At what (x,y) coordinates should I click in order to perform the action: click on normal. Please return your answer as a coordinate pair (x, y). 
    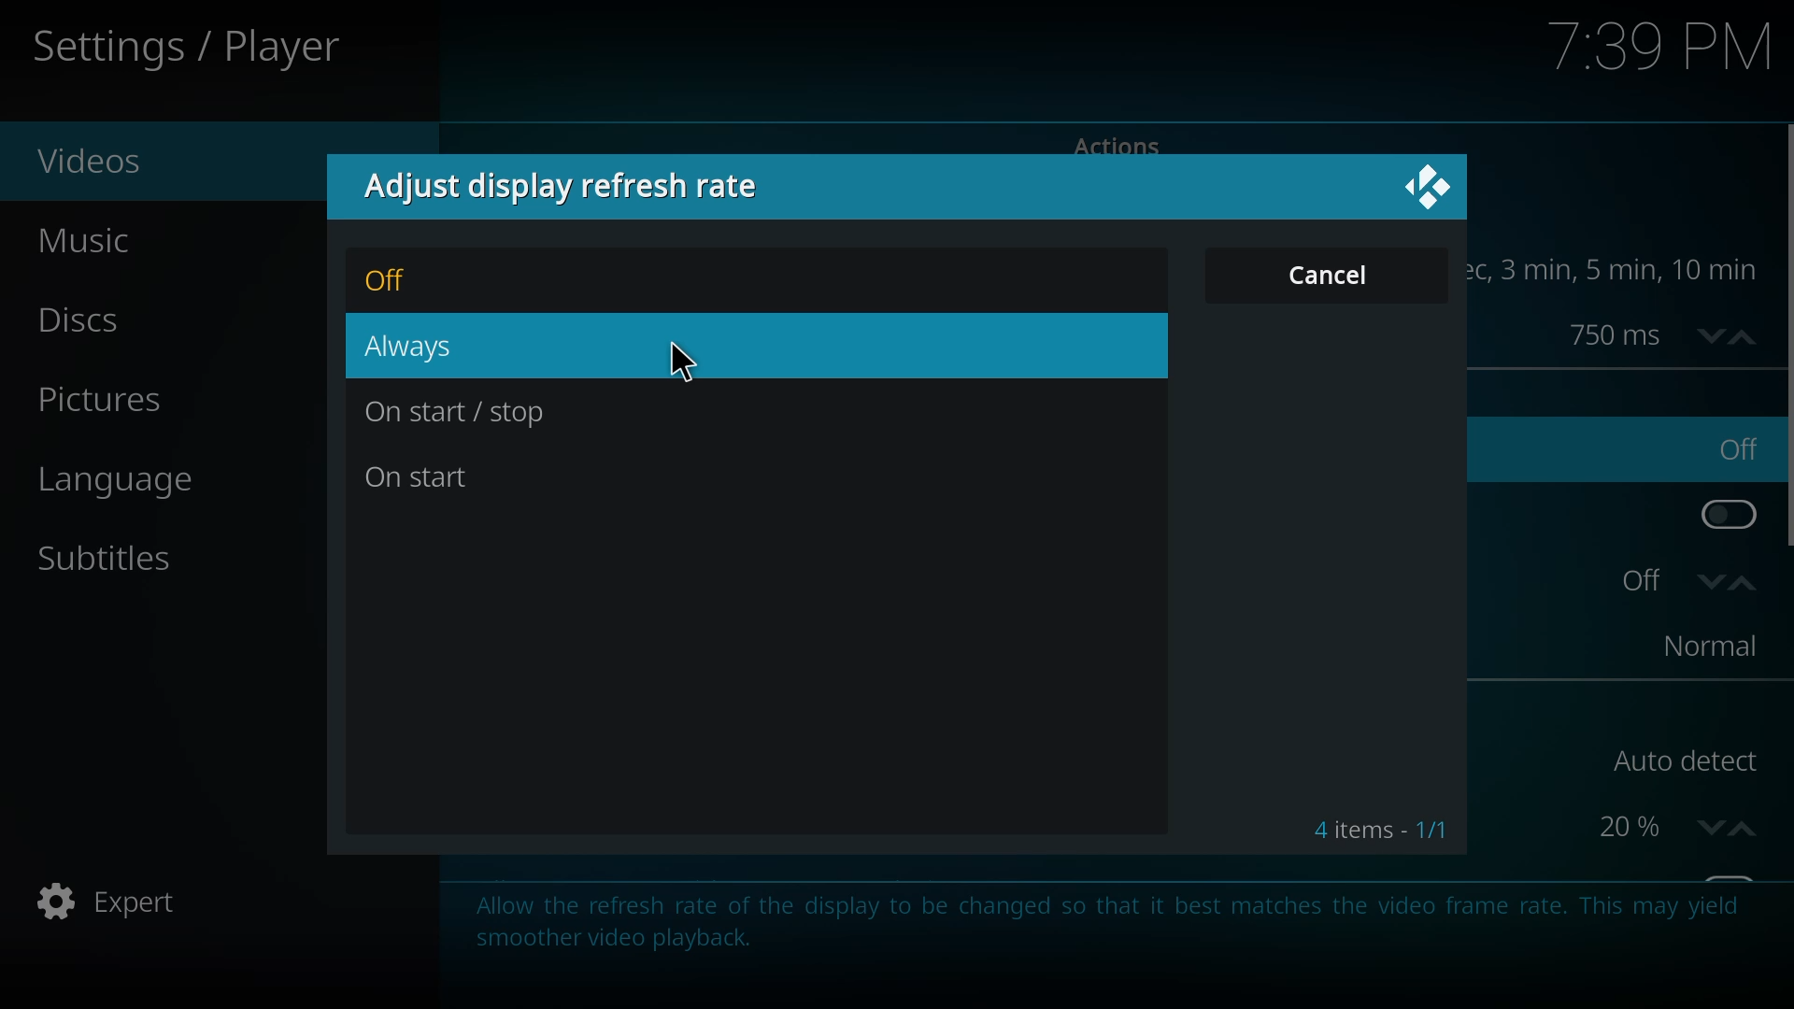
    Looking at the image, I should click on (1701, 647).